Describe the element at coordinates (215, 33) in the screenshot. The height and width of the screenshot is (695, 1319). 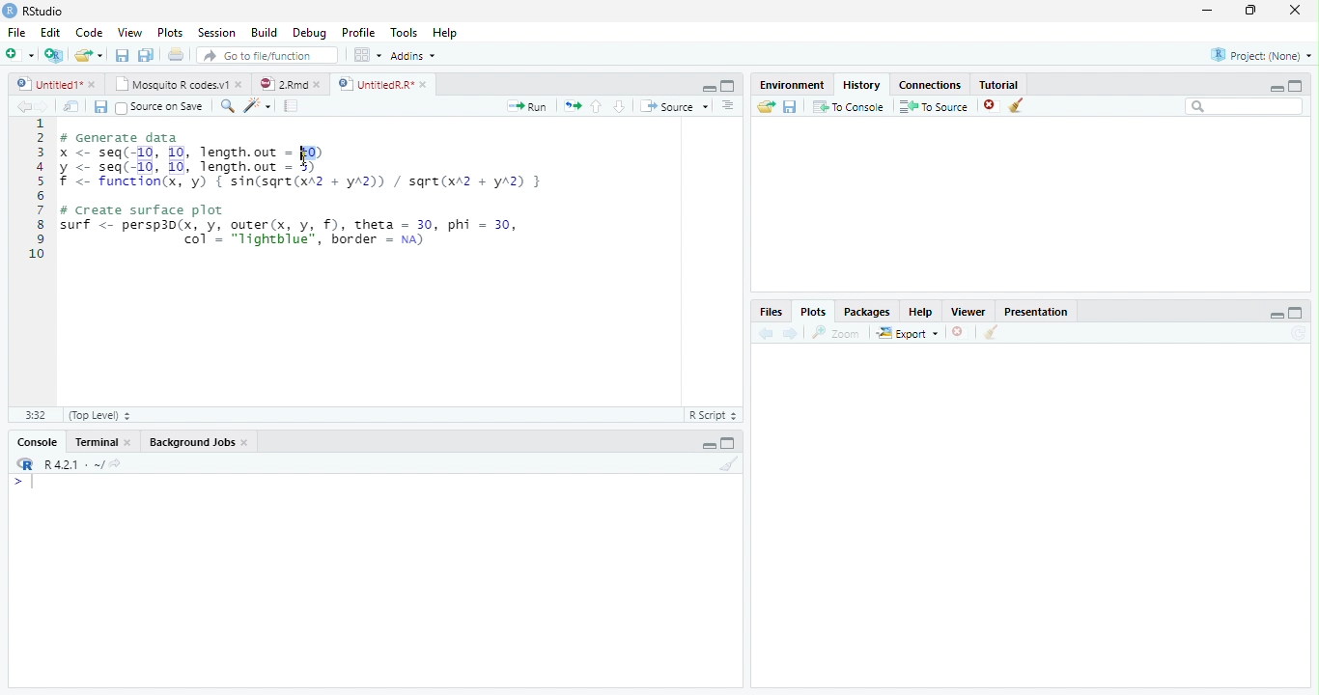
I see `Session` at that location.